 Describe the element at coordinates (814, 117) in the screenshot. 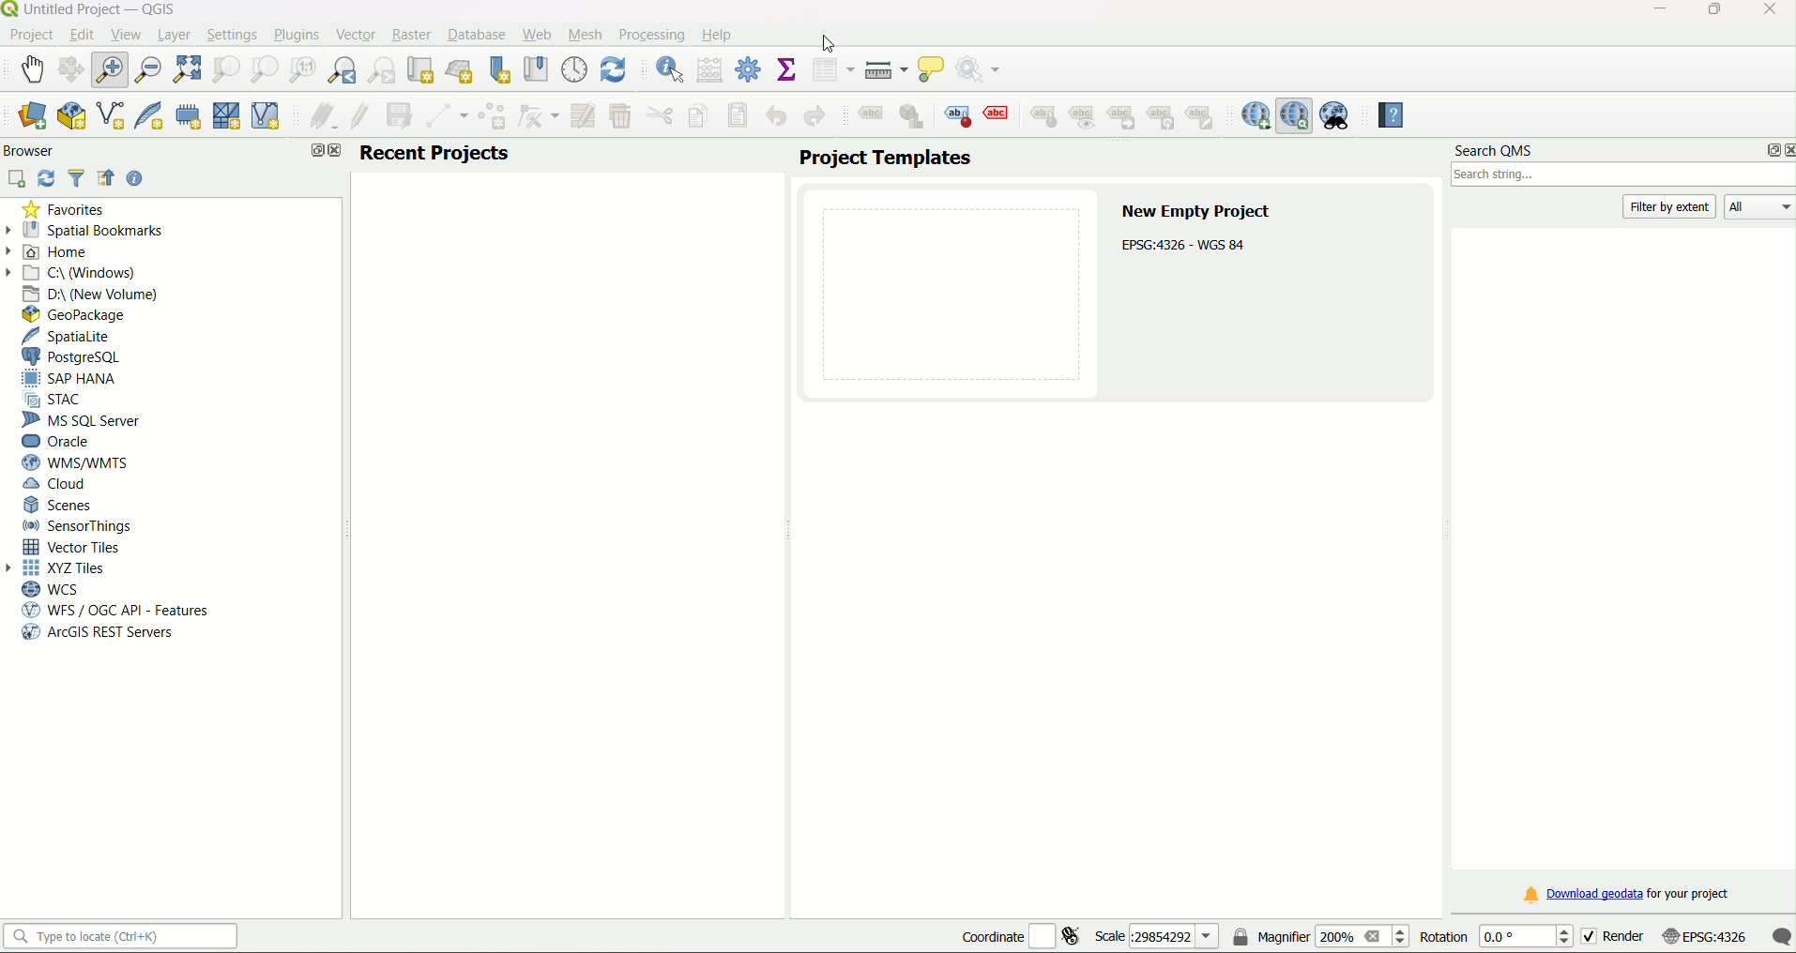

I see `redo` at that location.